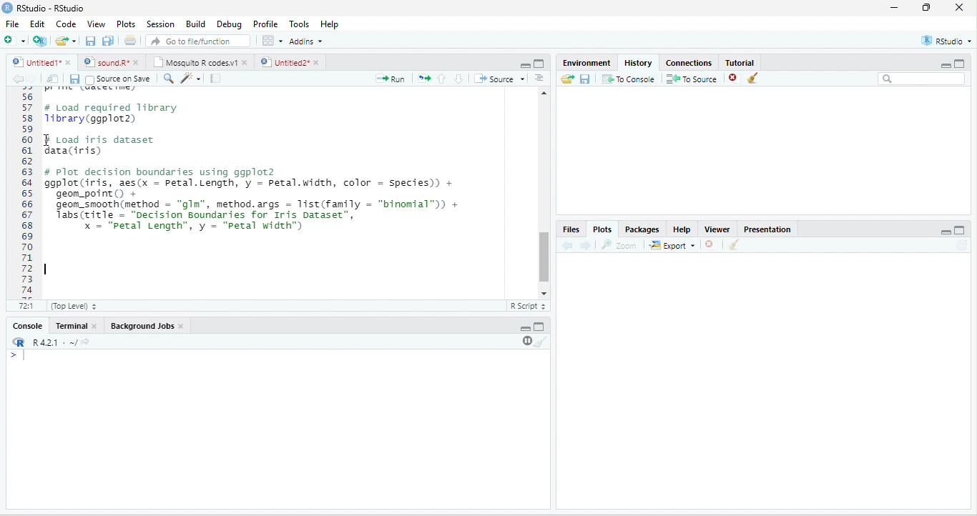  Describe the element at coordinates (682, 229) in the screenshot. I see `Help` at that location.